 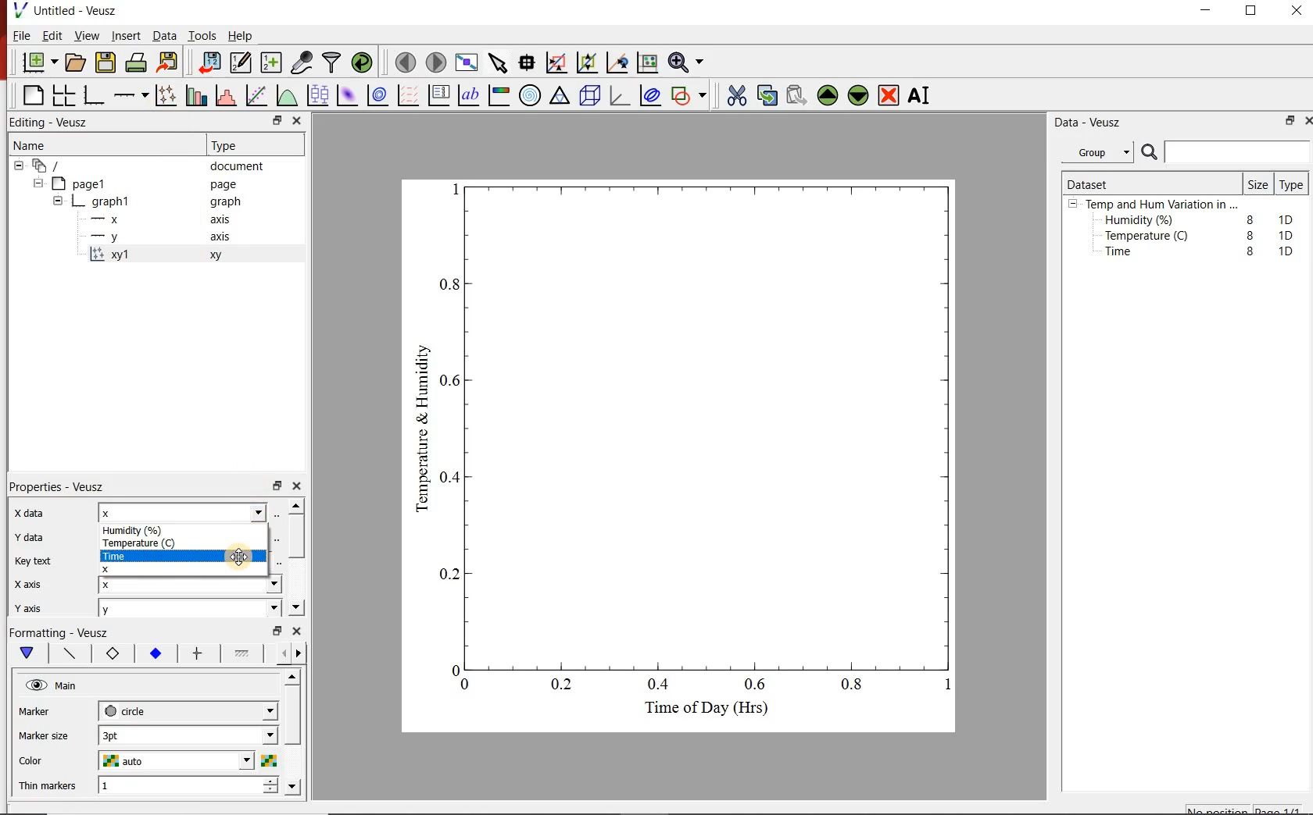 What do you see at coordinates (700, 712) in the screenshot?
I see `Time of Day (Hrs)` at bounding box center [700, 712].